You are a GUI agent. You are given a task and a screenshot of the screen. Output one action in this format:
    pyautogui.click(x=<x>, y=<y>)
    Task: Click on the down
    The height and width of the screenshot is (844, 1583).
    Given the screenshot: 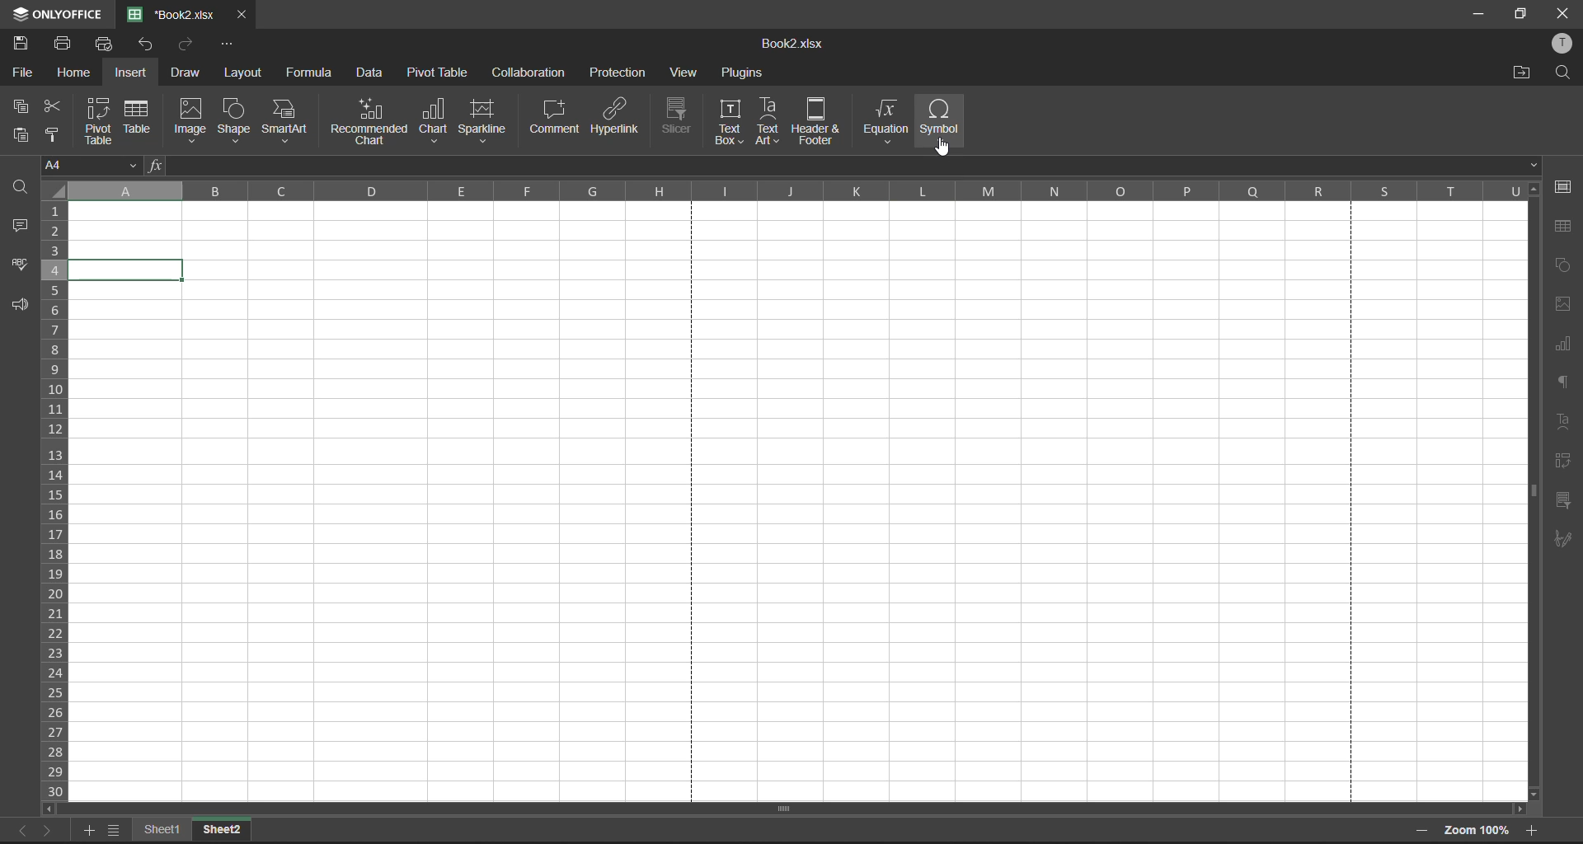 What is the action you would take?
    pyautogui.click(x=1535, y=167)
    